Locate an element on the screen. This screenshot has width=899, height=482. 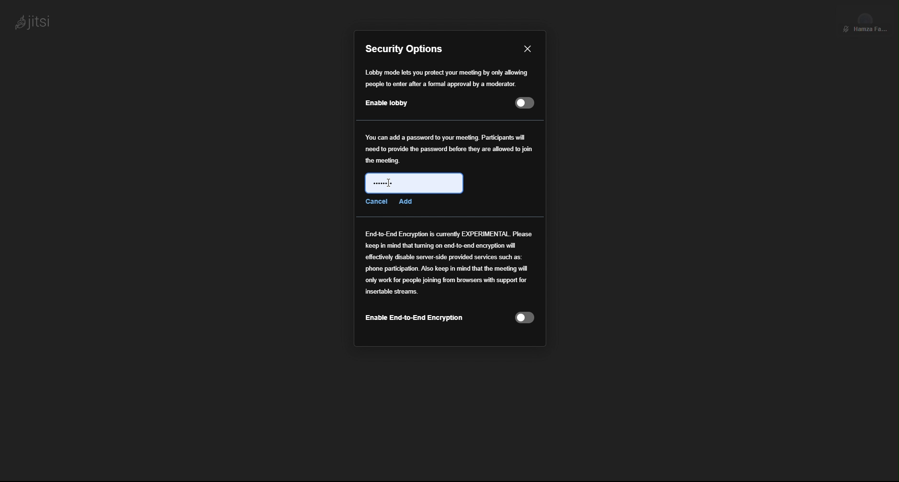
Add is located at coordinates (406, 202).